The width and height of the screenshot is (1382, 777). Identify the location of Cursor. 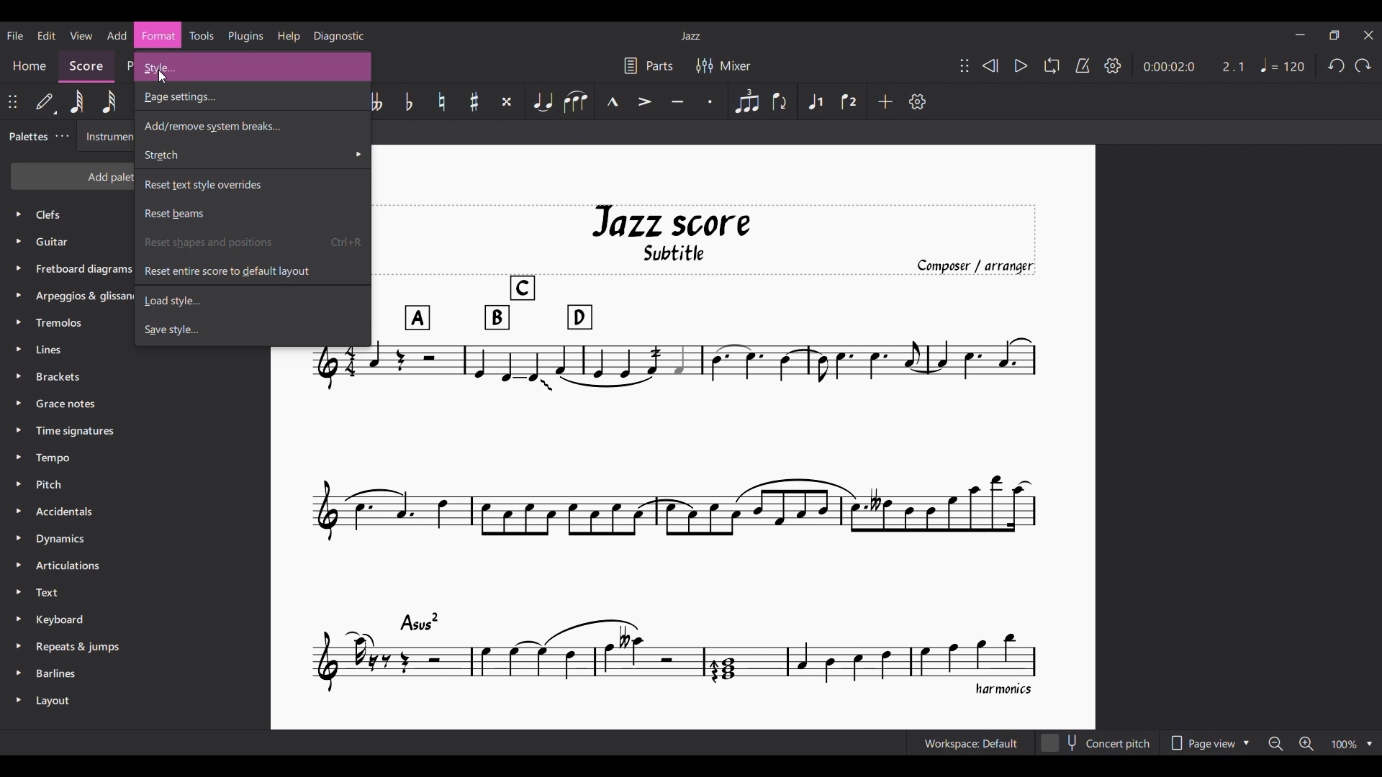
(174, 74).